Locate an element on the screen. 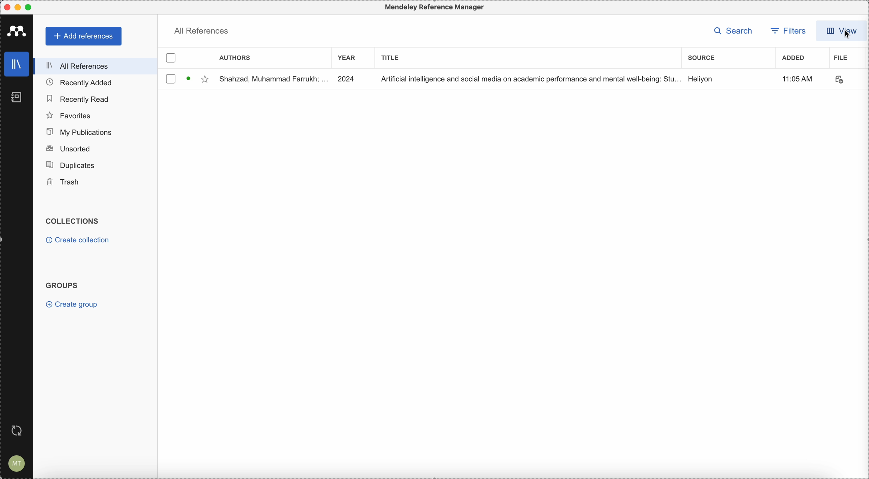 This screenshot has width=869, height=479. recently read is located at coordinates (78, 99).